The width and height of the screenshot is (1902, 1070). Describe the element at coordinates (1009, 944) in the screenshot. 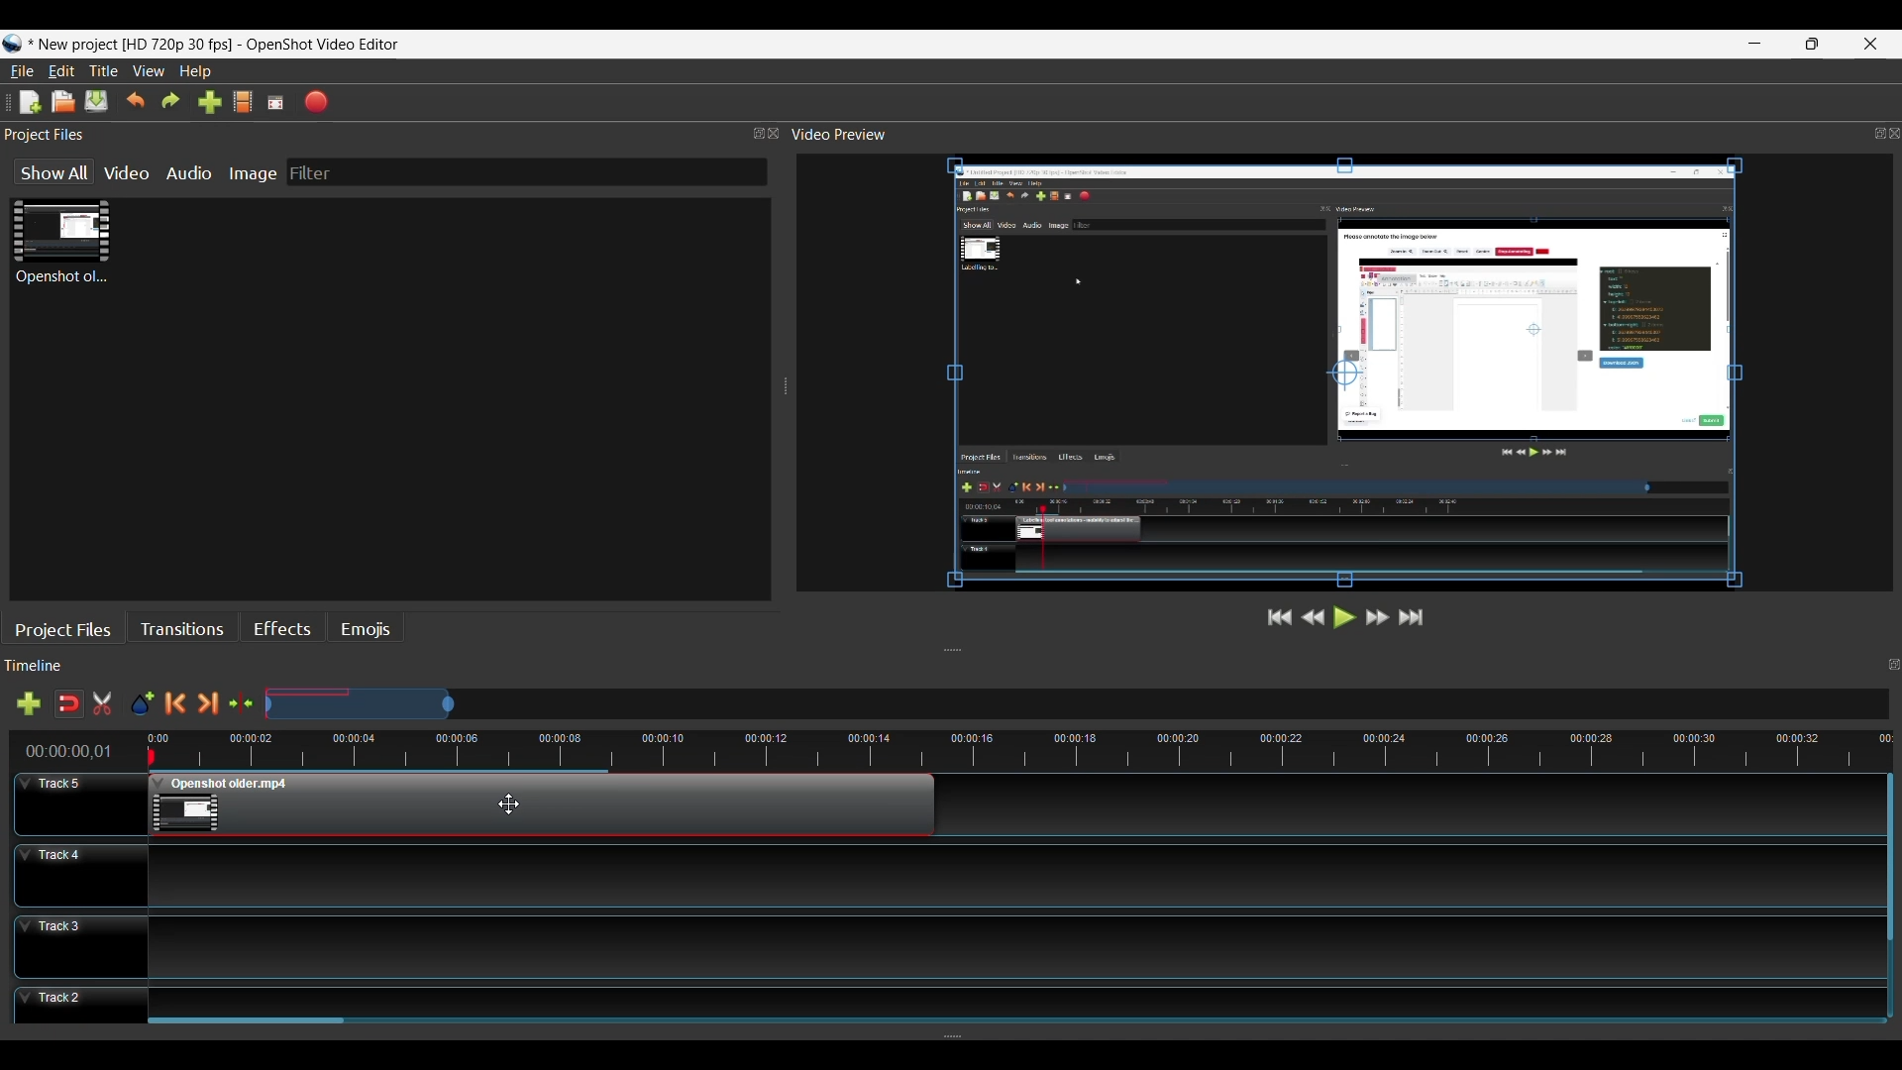

I see `Track Panel` at that location.